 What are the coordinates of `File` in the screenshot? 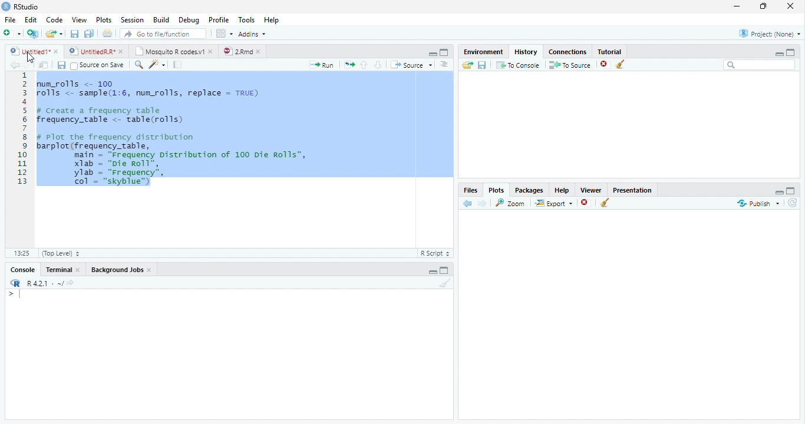 It's located at (11, 18).